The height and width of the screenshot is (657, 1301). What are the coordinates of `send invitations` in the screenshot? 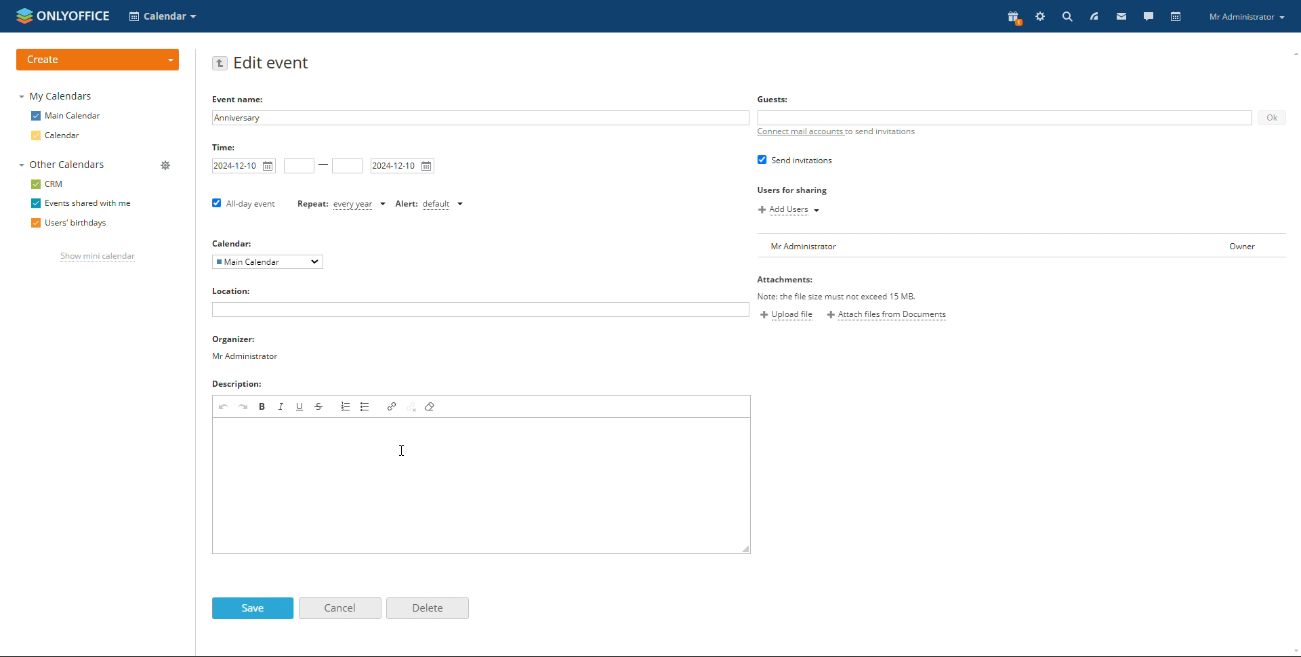 It's located at (797, 159).